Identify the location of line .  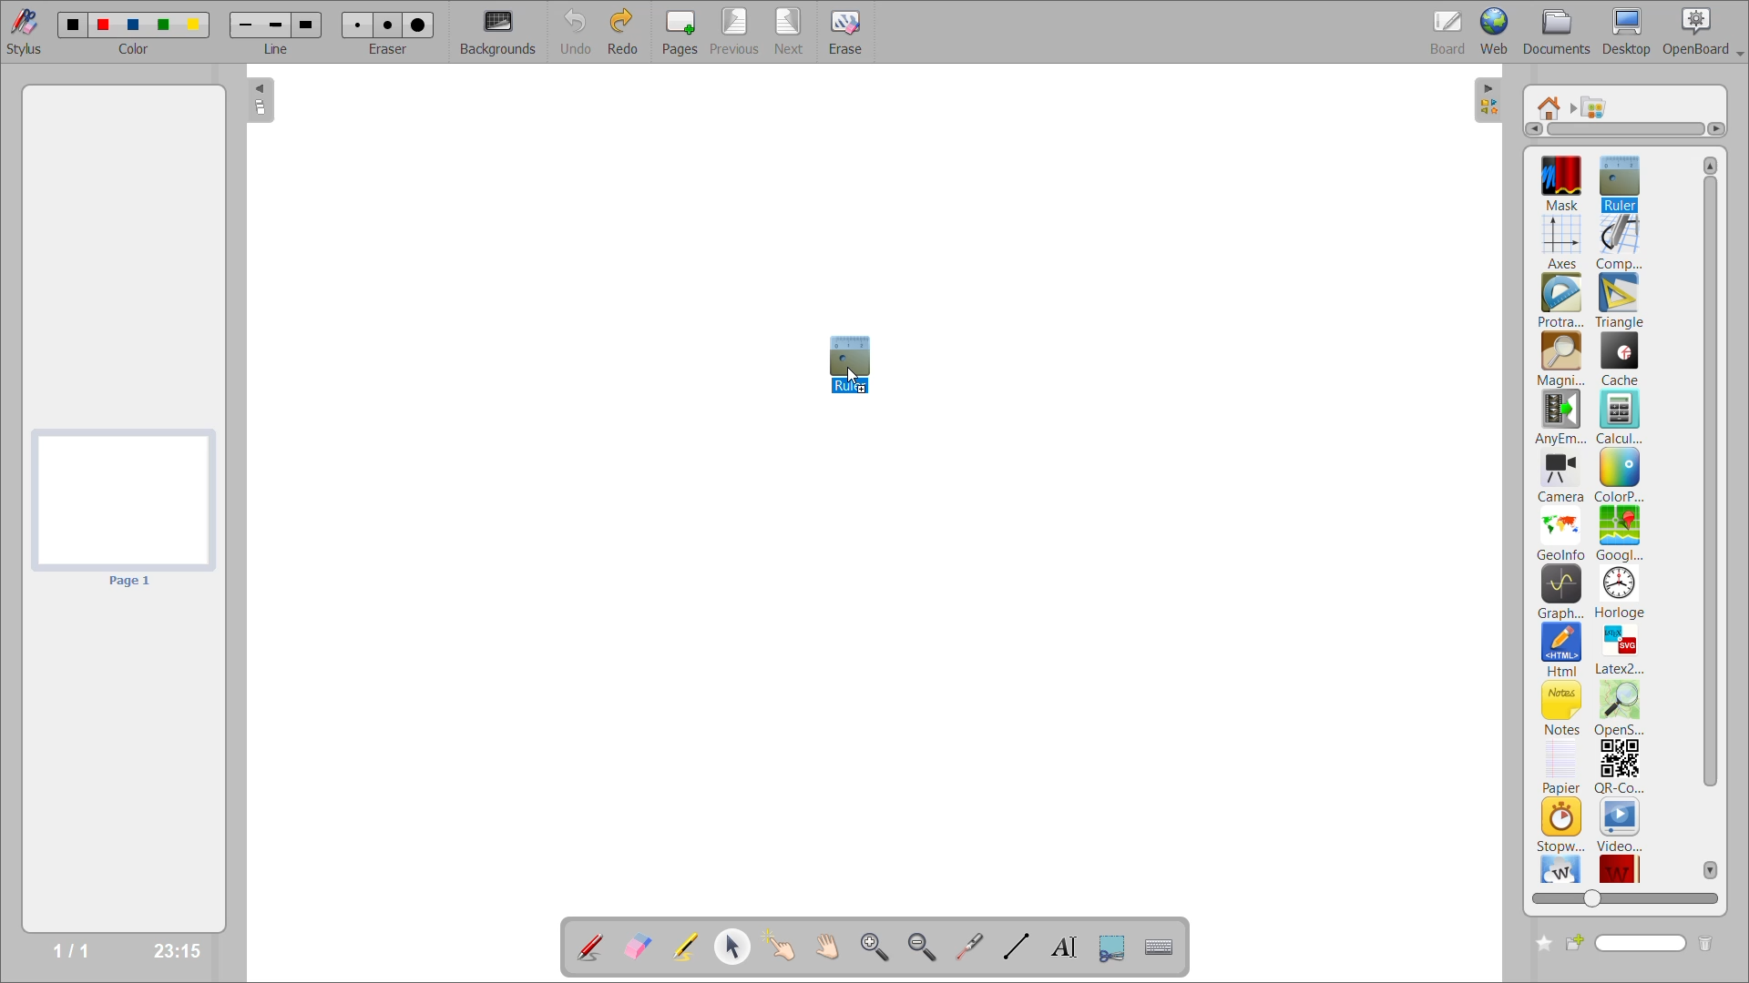
(278, 48).